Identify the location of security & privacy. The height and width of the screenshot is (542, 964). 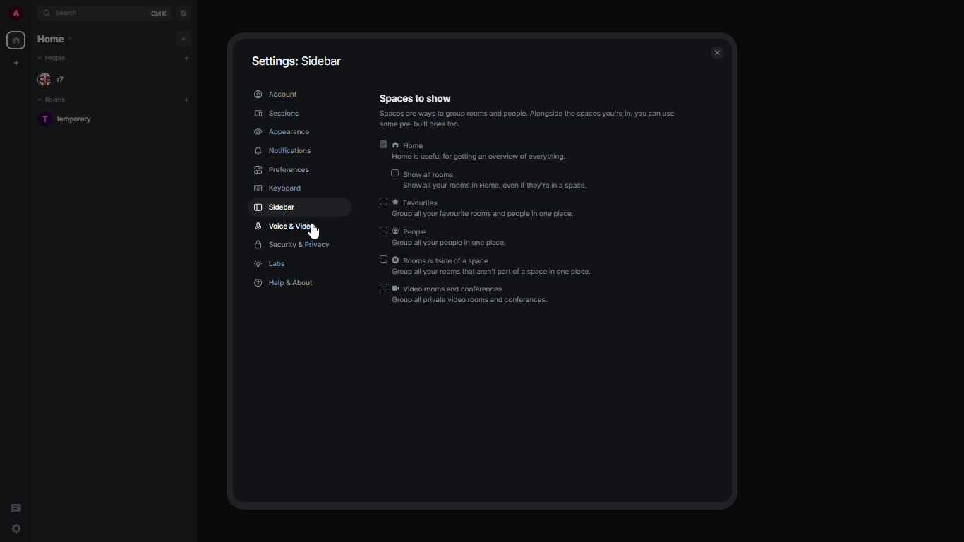
(292, 246).